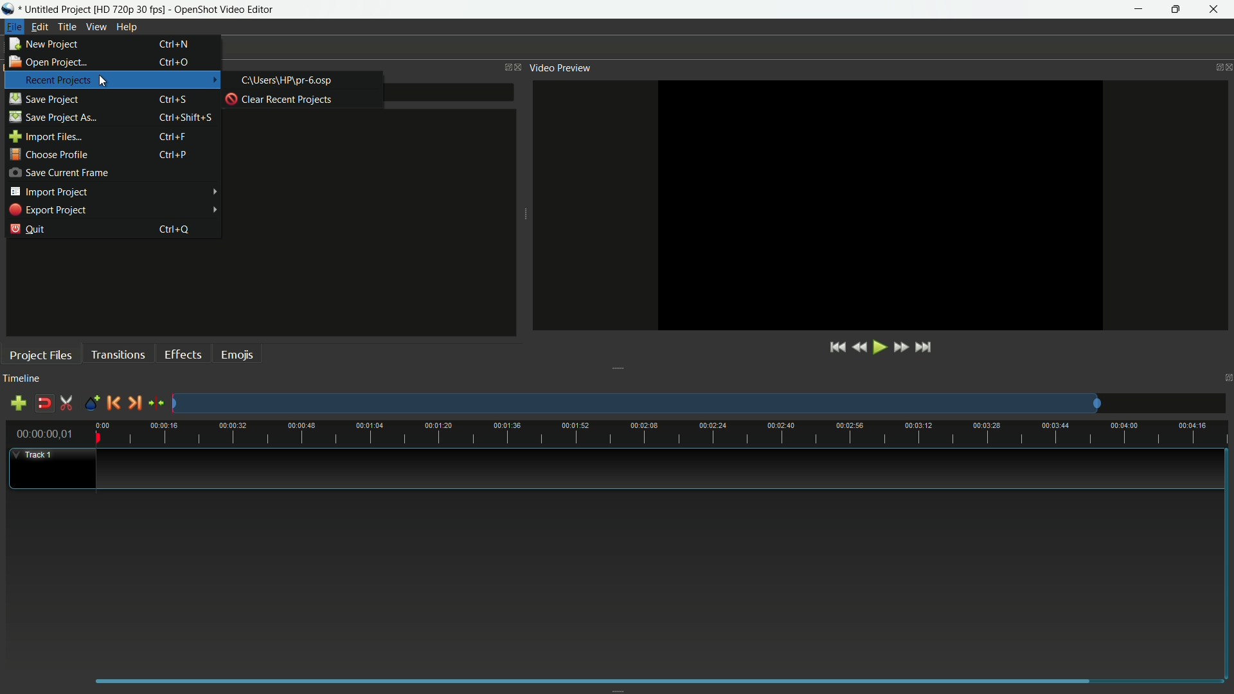 The height and width of the screenshot is (694, 1234). What do you see at coordinates (129, 10) in the screenshot?
I see `profile` at bounding box center [129, 10].